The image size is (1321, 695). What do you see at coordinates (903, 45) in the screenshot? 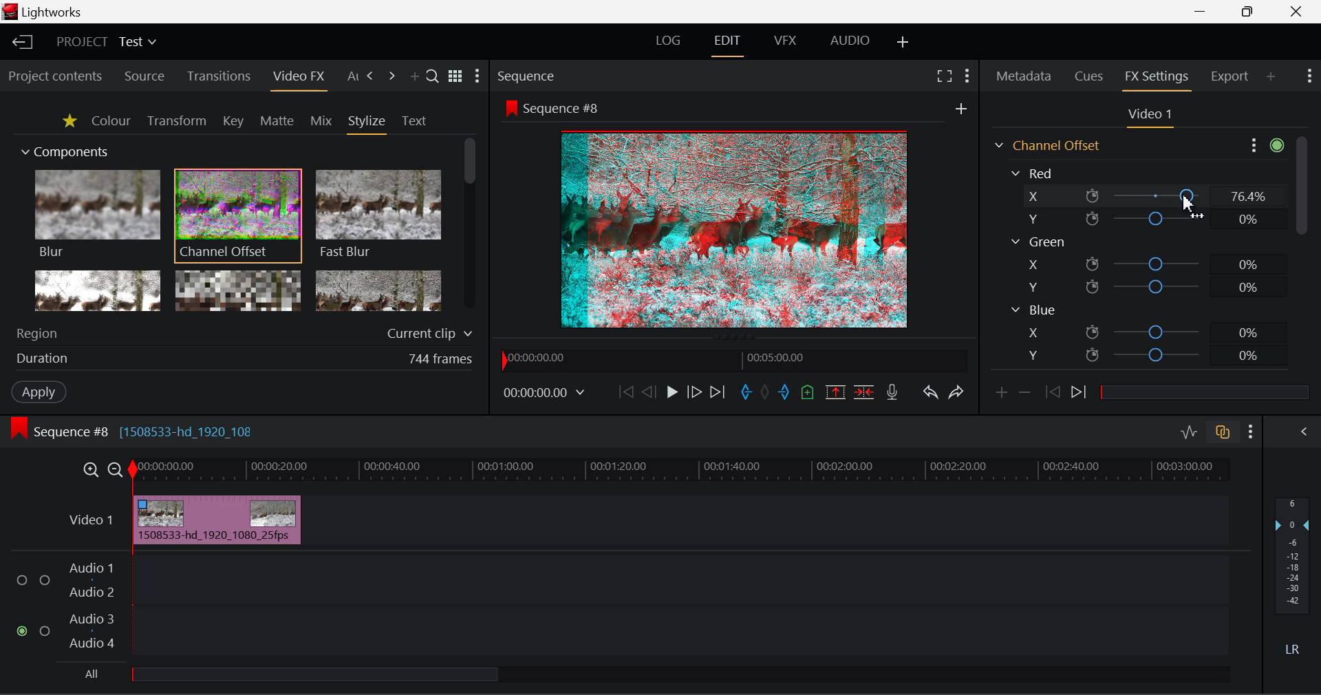
I see `Add Layout` at bounding box center [903, 45].